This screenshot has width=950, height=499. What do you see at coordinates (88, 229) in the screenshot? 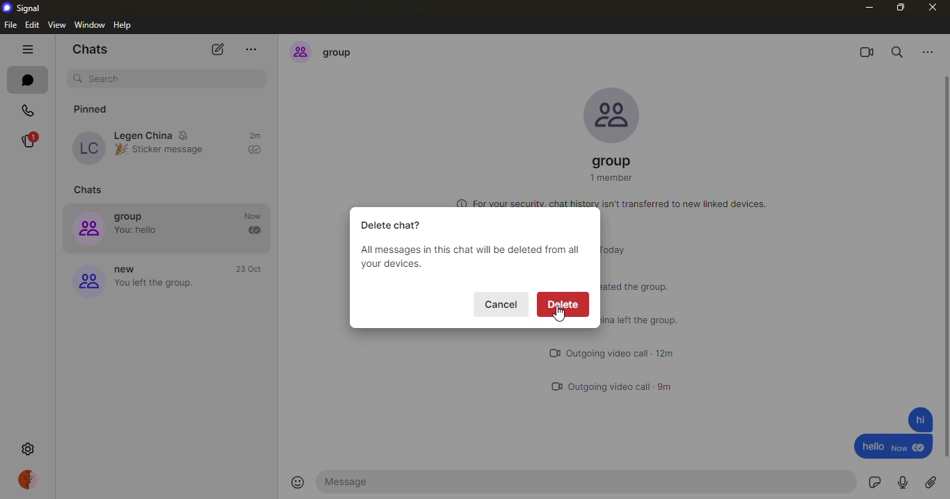
I see `profile icon` at bounding box center [88, 229].